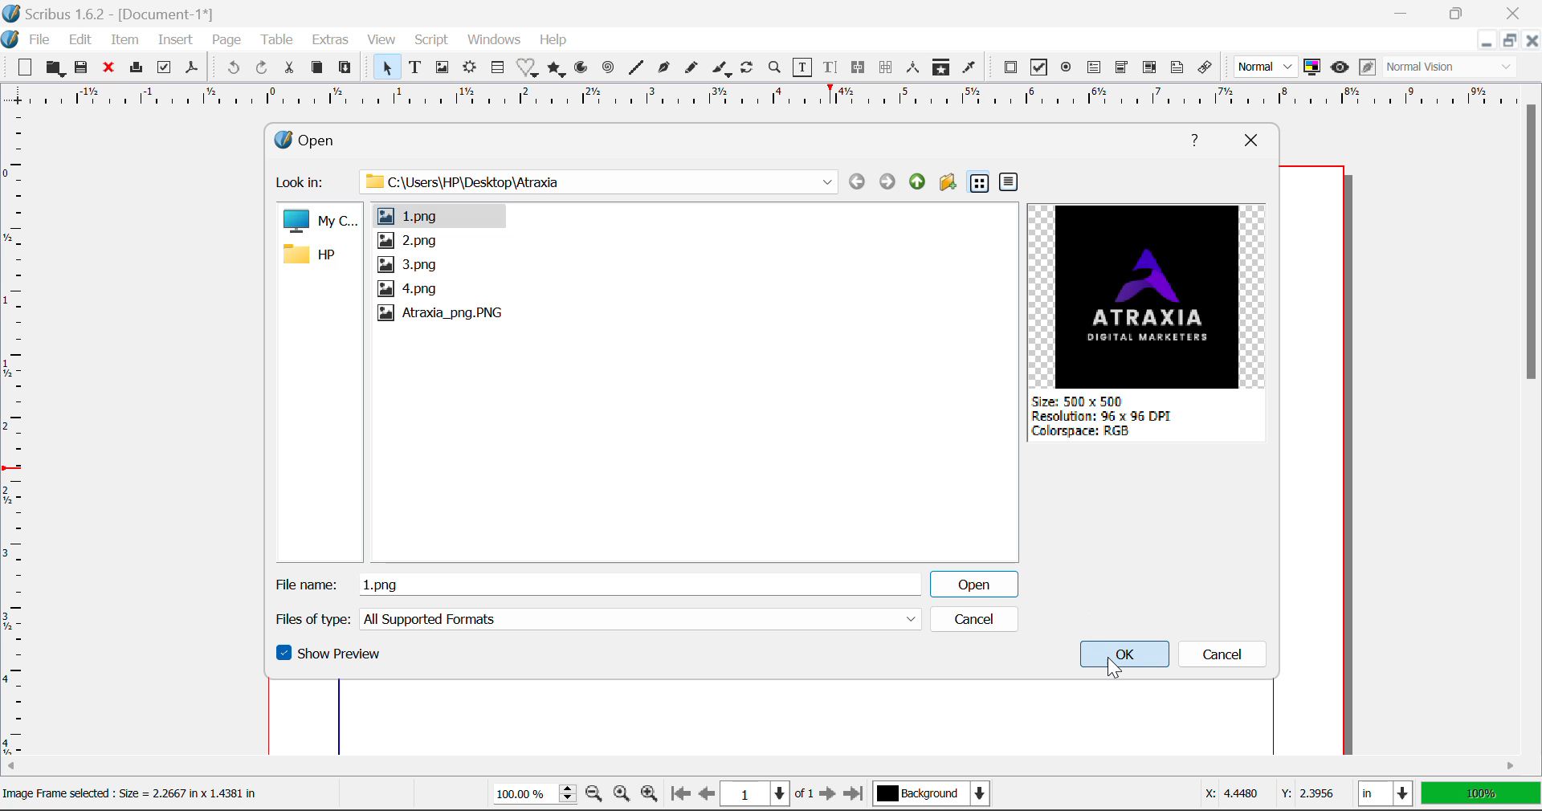  Describe the element at coordinates (1385, 794) in the screenshot. I see `in` at that location.